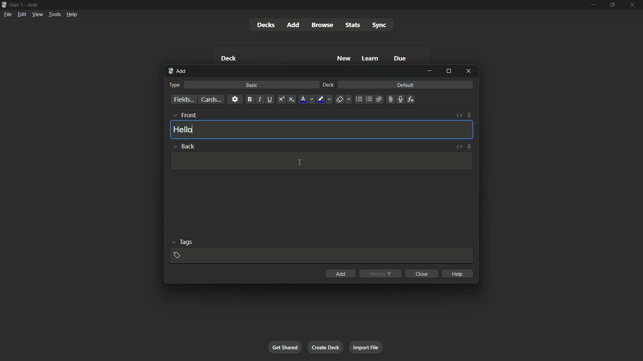 The height and width of the screenshot is (361, 643). What do you see at coordinates (270, 99) in the screenshot?
I see `underline` at bounding box center [270, 99].